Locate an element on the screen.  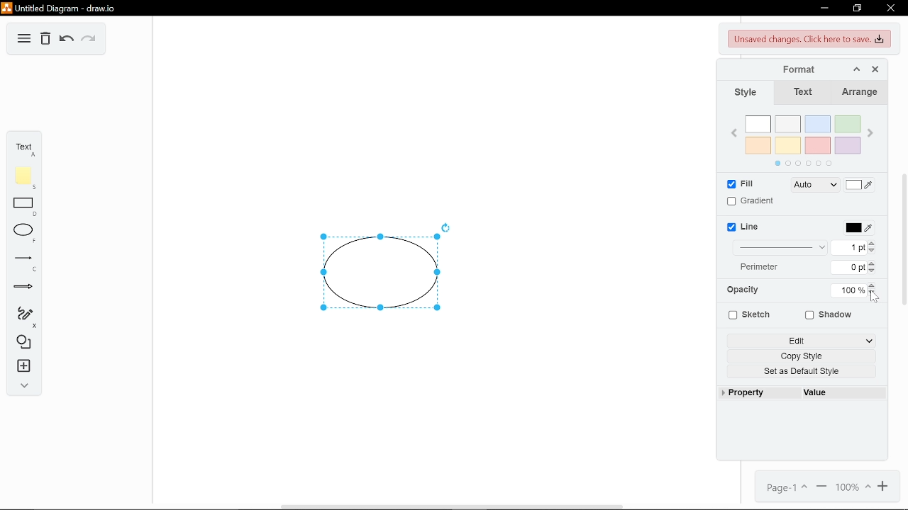
Add note is located at coordinates (24, 175).